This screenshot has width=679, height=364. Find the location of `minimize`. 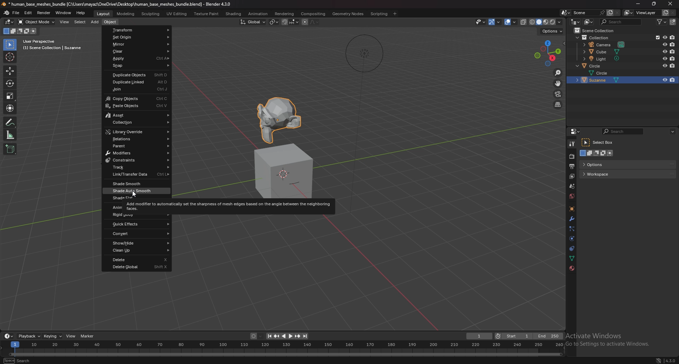

minimize is located at coordinates (637, 4).